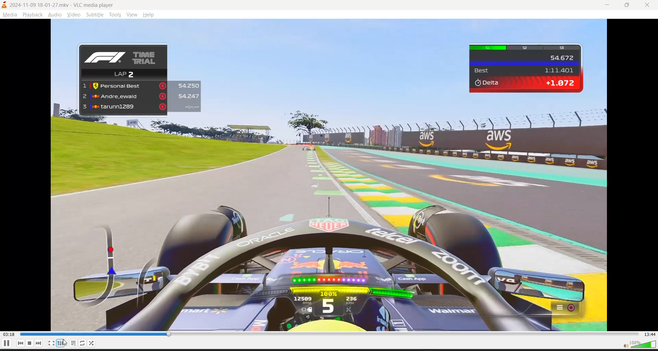 The width and height of the screenshot is (658, 351). What do you see at coordinates (330, 334) in the screenshot?
I see `track slider` at bounding box center [330, 334].